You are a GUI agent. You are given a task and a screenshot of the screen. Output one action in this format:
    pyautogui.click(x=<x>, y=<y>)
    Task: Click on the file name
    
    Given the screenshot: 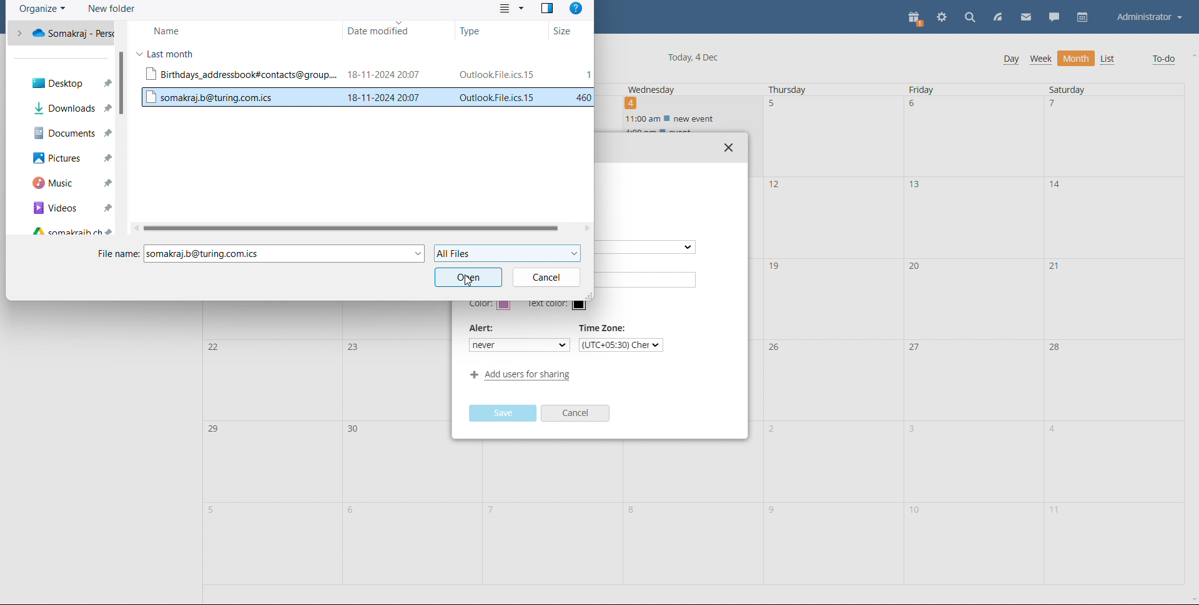 What is the action you would take?
    pyautogui.click(x=116, y=254)
    